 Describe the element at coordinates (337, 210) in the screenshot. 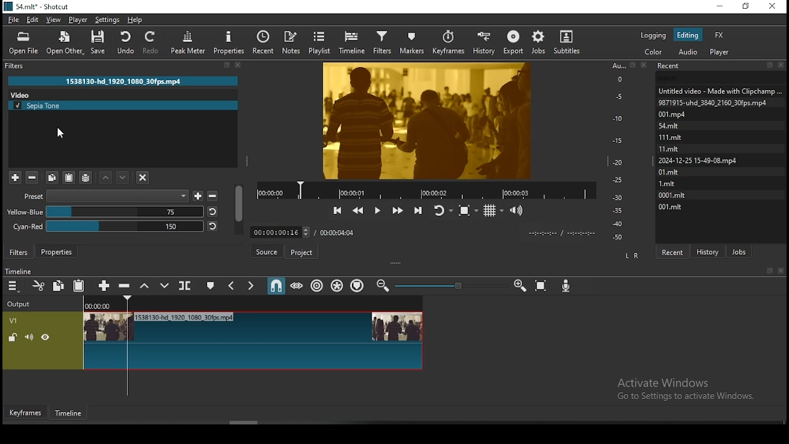

I see `skip to the previous point` at that location.